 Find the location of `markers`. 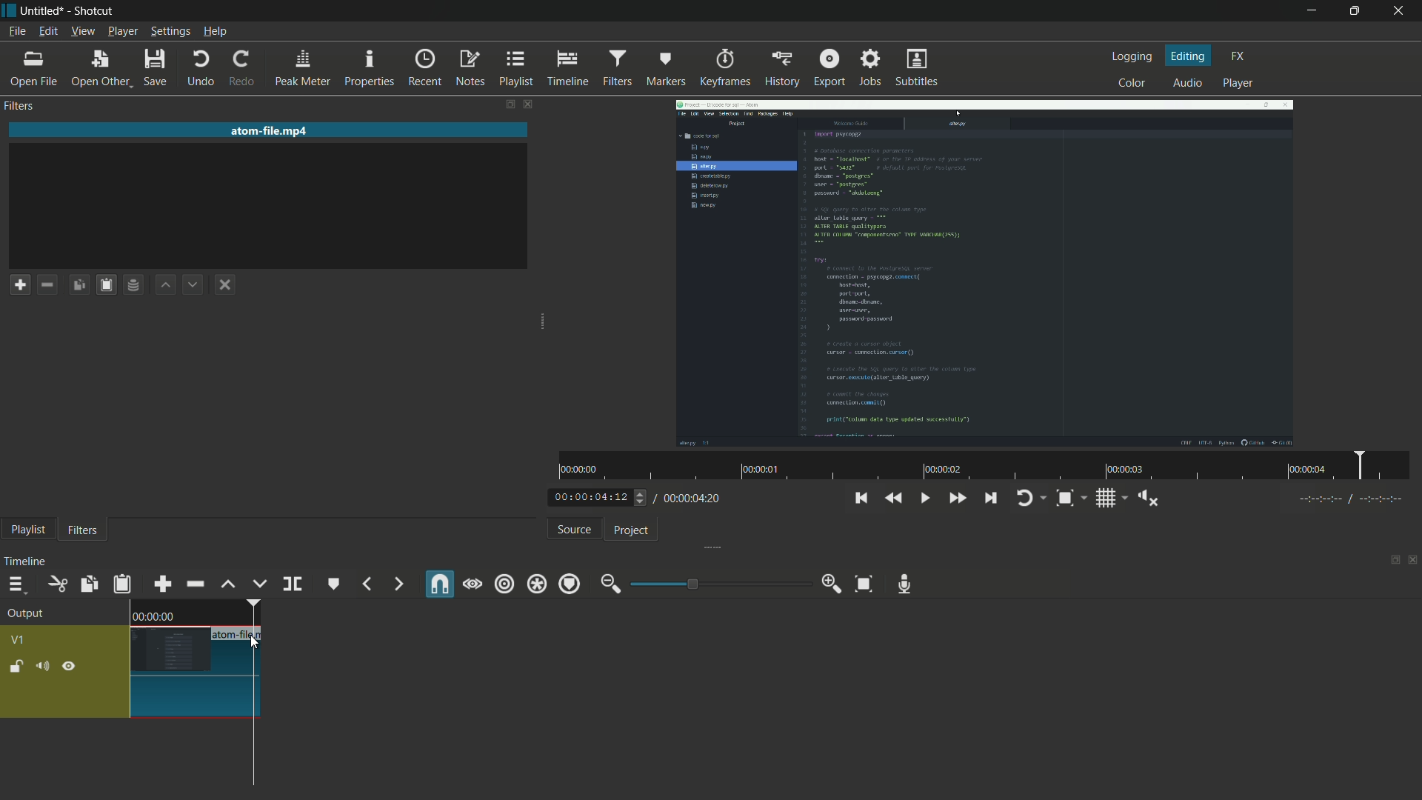

markers is located at coordinates (665, 68).